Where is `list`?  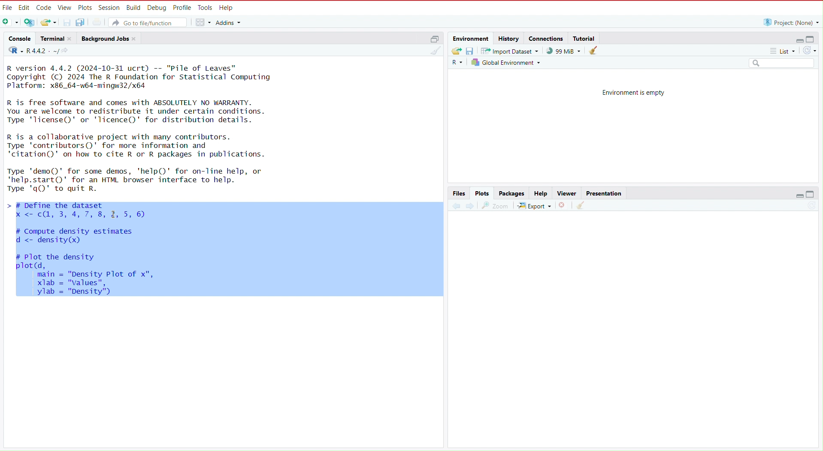 list is located at coordinates (785, 52).